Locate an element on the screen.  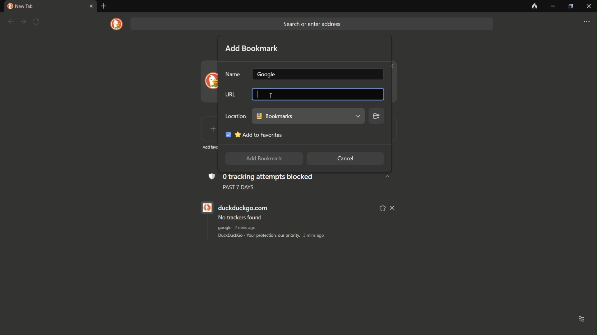
browse location is located at coordinates (377, 118).